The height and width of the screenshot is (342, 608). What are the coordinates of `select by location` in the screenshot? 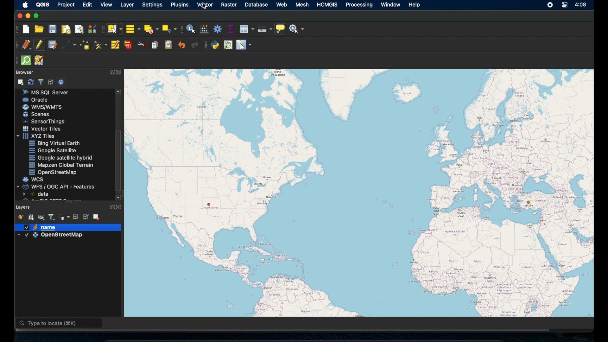 It's located at (169, 28).